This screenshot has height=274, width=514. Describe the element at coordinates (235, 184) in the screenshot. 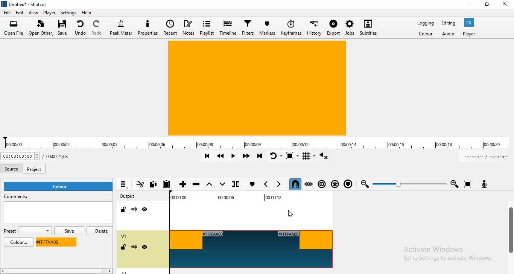

I see `Split at playhead` at that location.